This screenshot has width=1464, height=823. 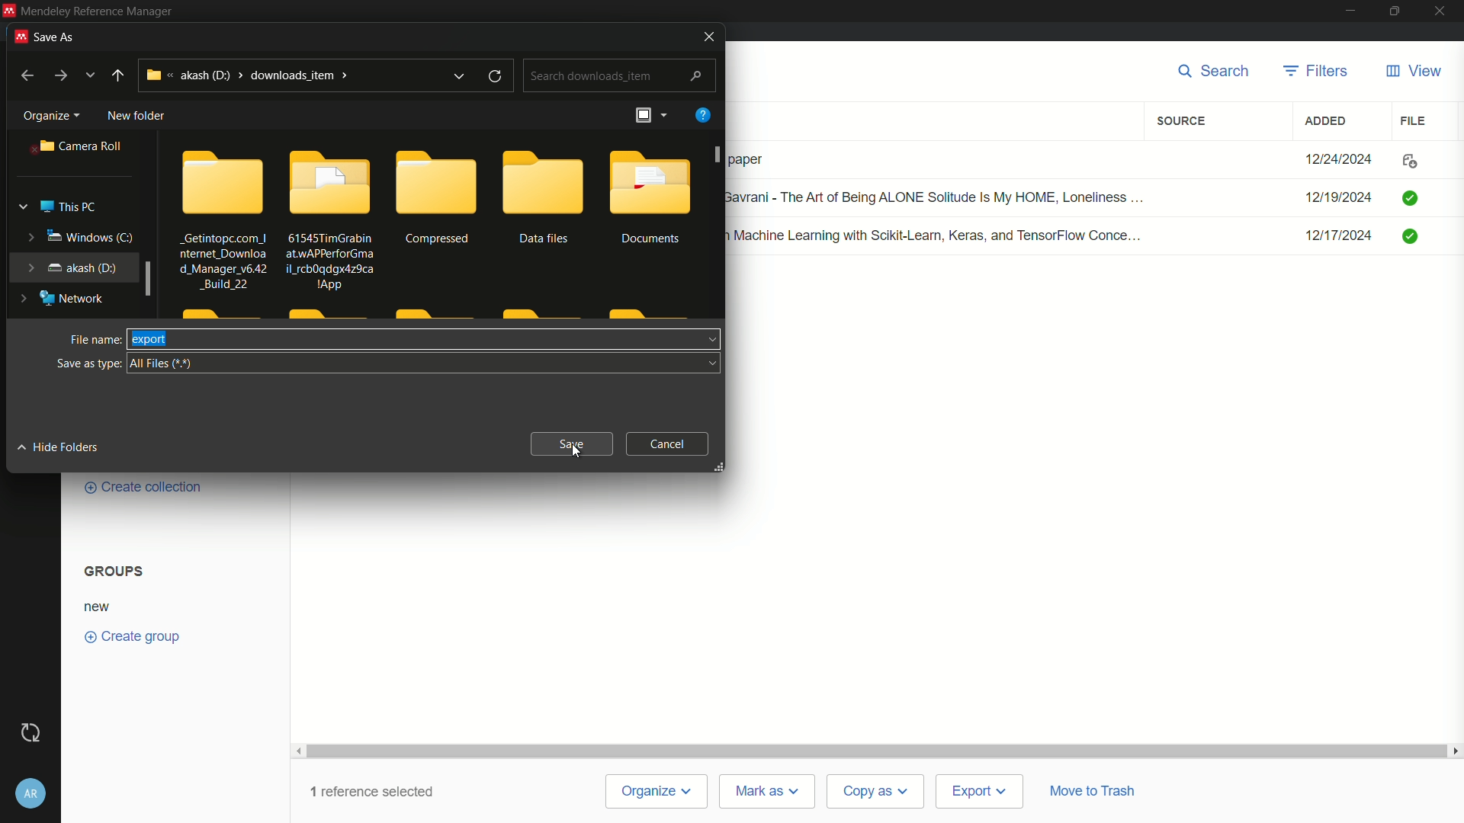 I want to click on scrollbar, so click(x=878, y=751).